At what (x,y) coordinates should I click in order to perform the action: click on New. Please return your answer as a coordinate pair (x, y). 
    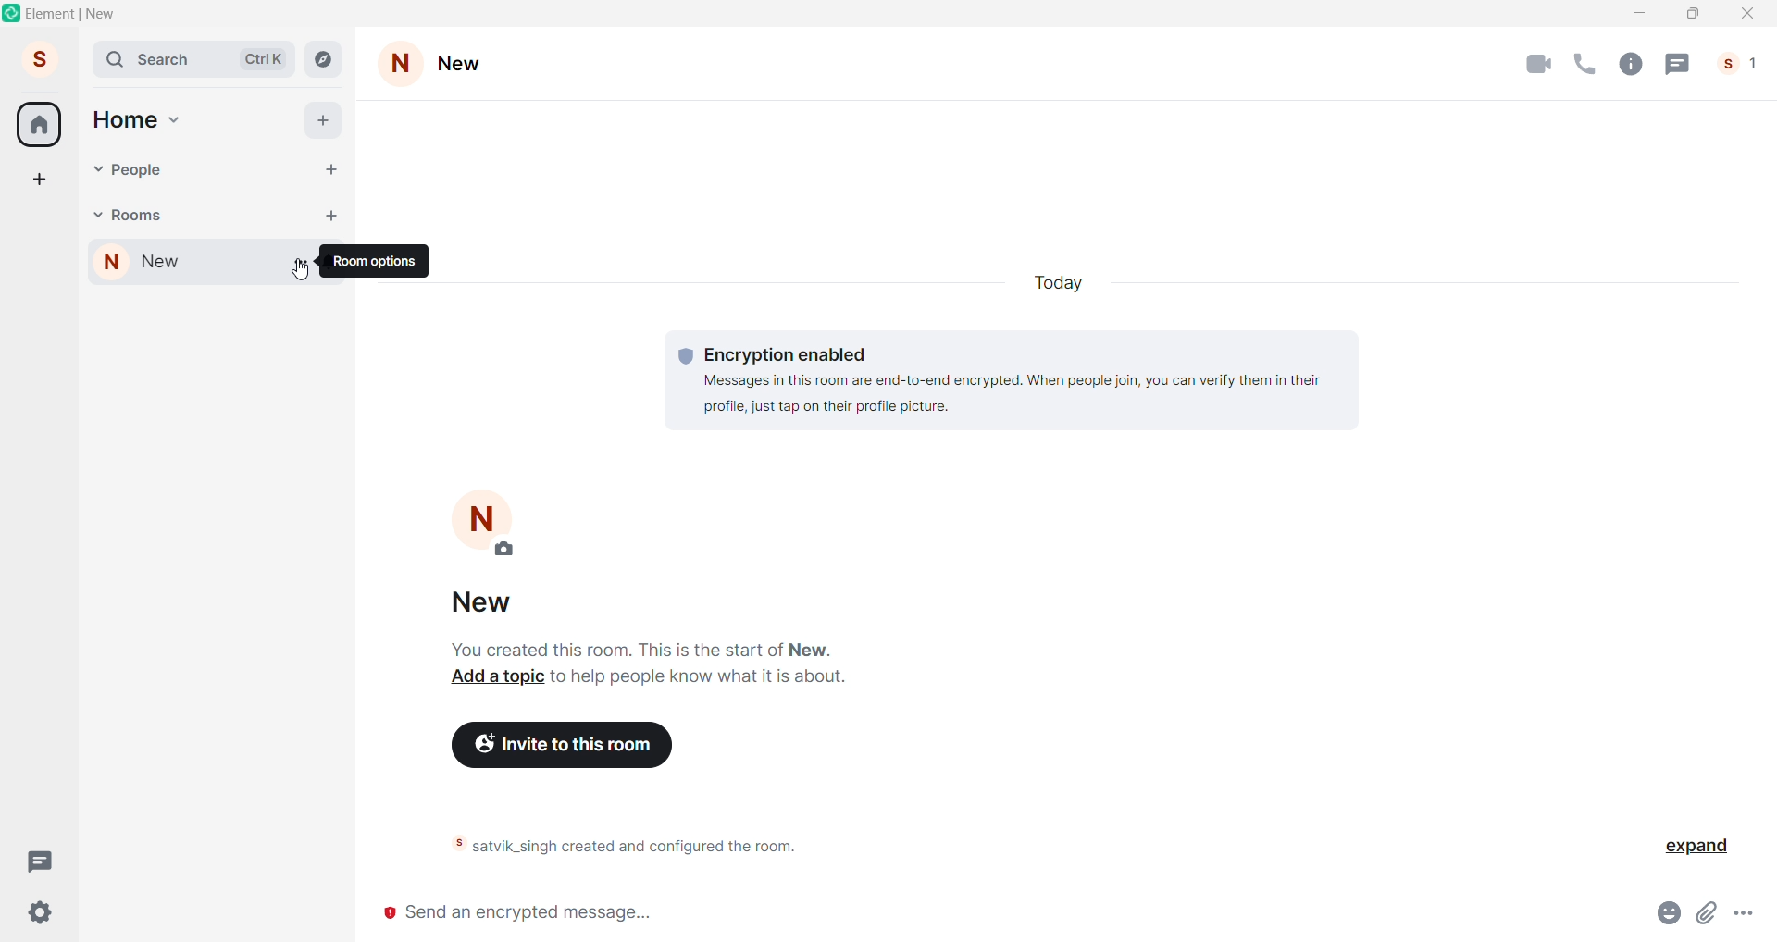
    Looking at the image, I should click on (469, 63).